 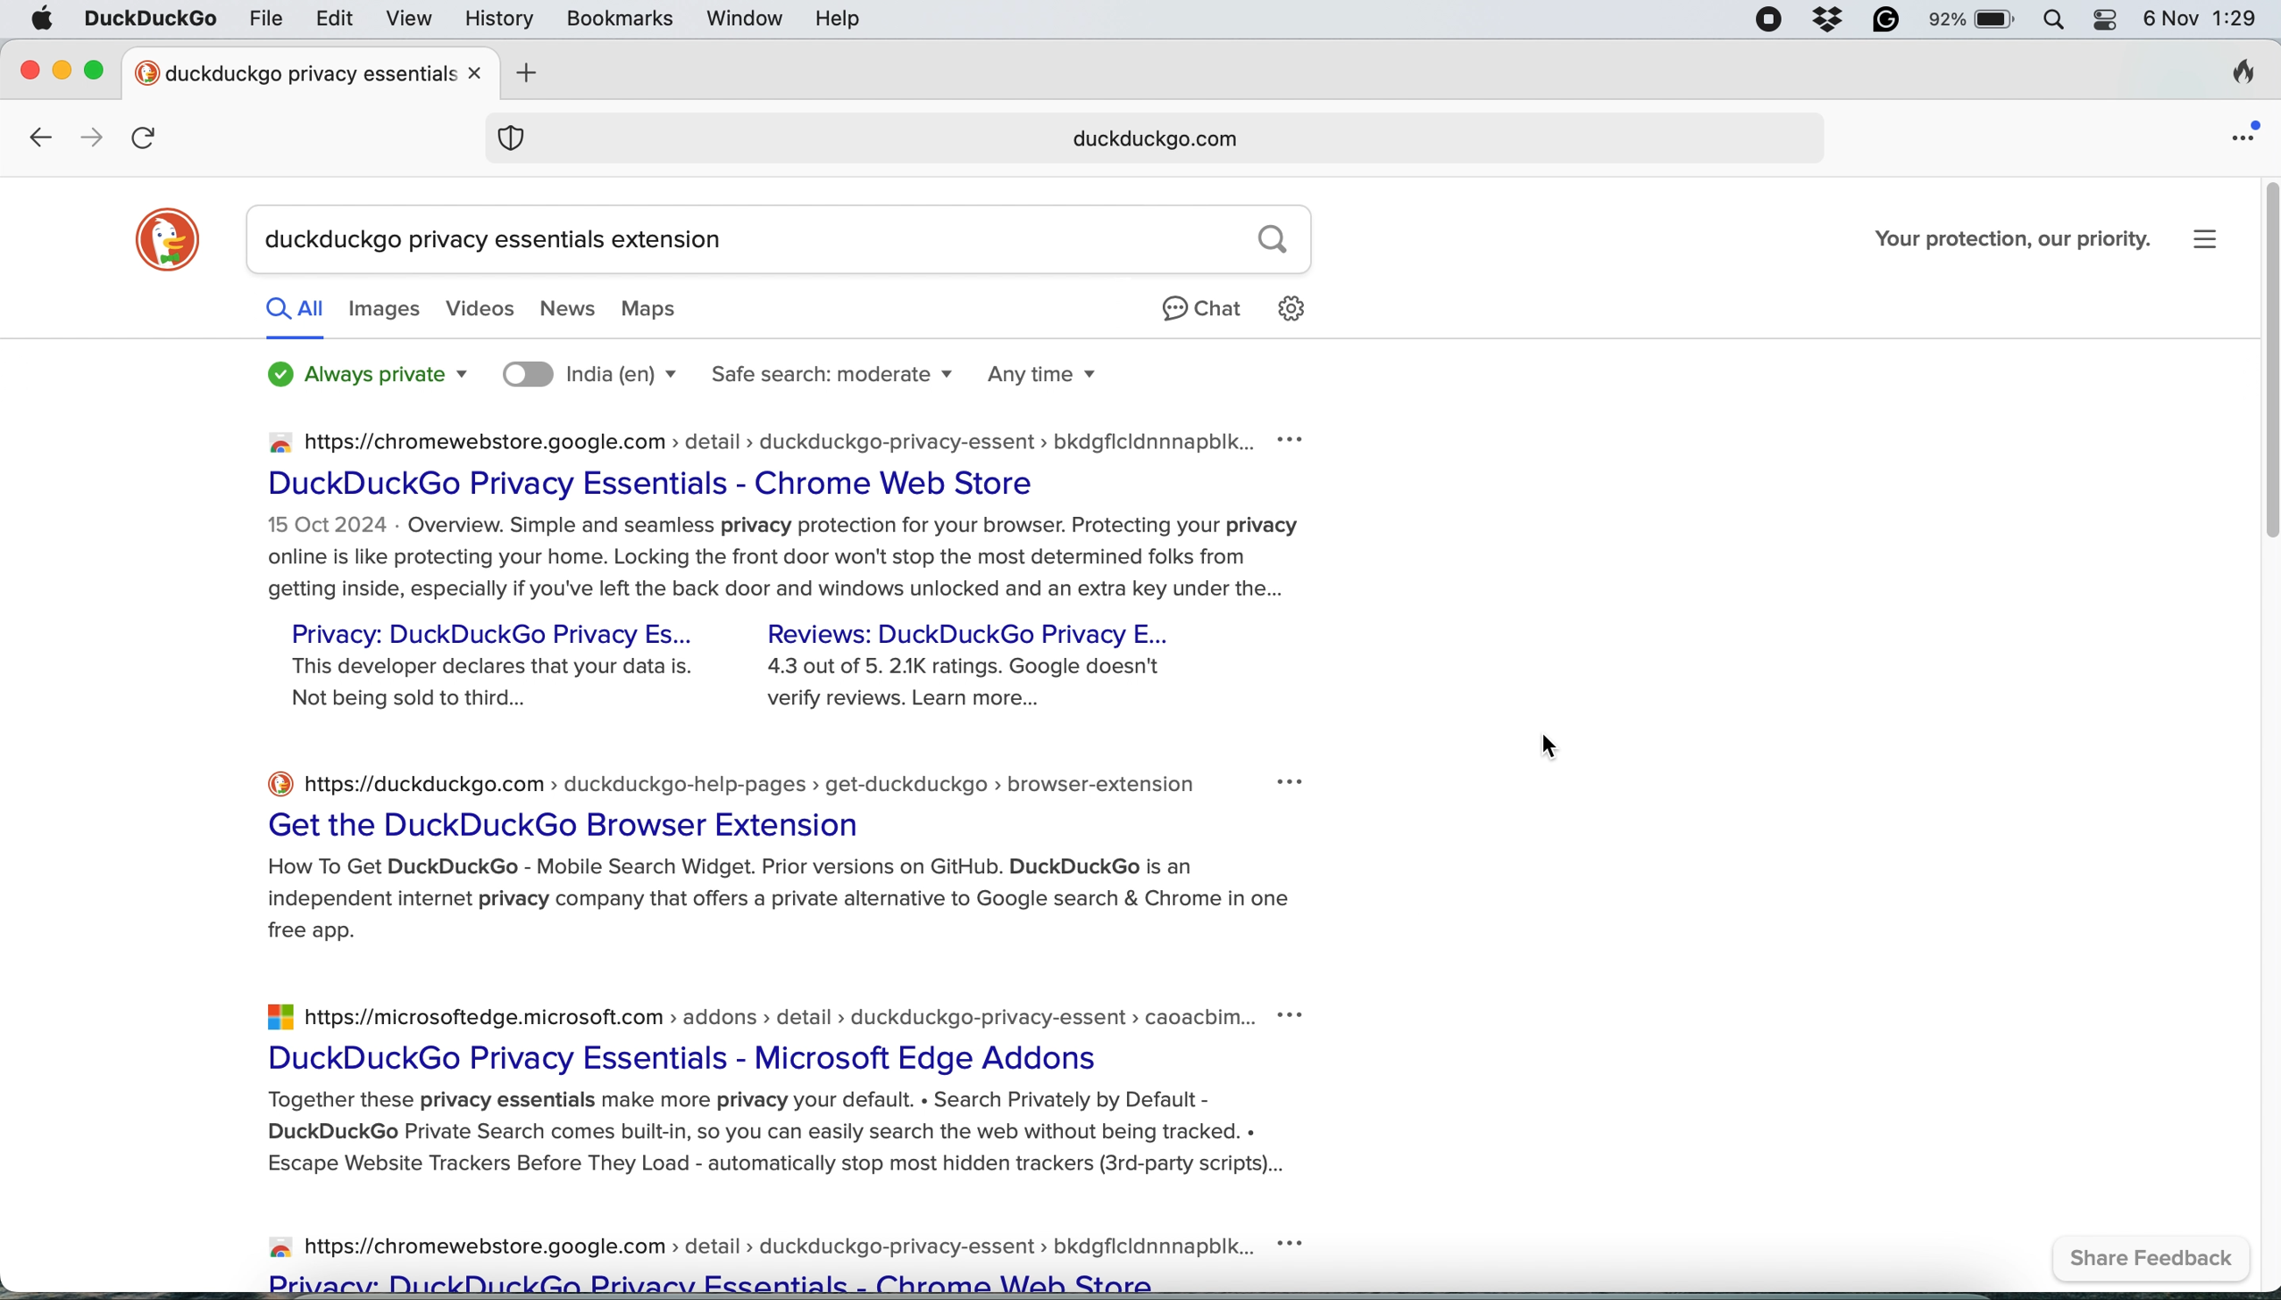 What do you see at coordinates (504, 20) in the screenshot?
I see `history` at bounding box center [504, 20].